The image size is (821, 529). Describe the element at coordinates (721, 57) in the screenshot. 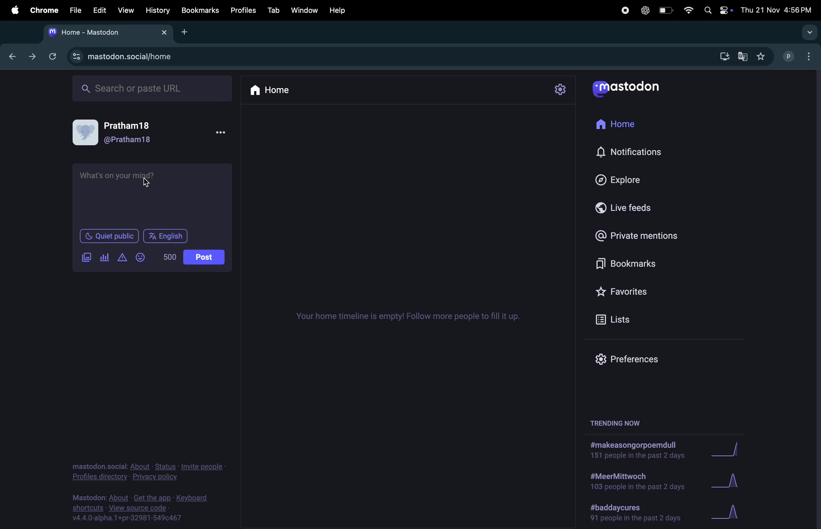

I see `down load` at that location.